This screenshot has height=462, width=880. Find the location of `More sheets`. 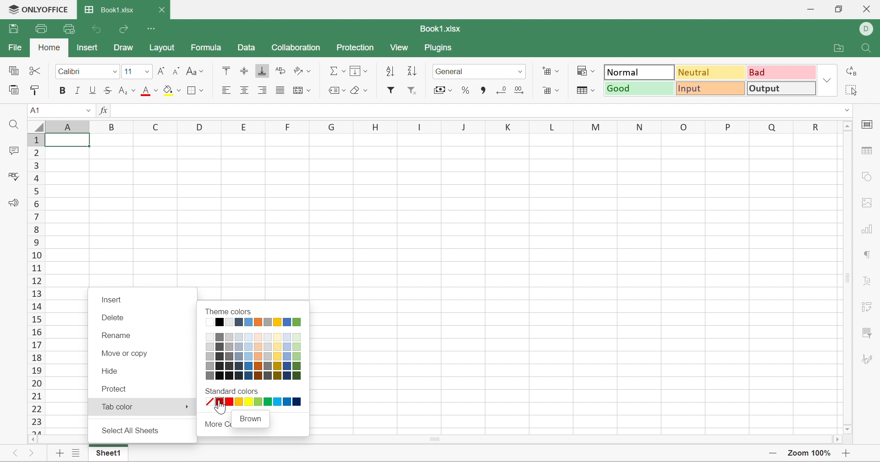

More sheets is located at coordinates (77, 450).